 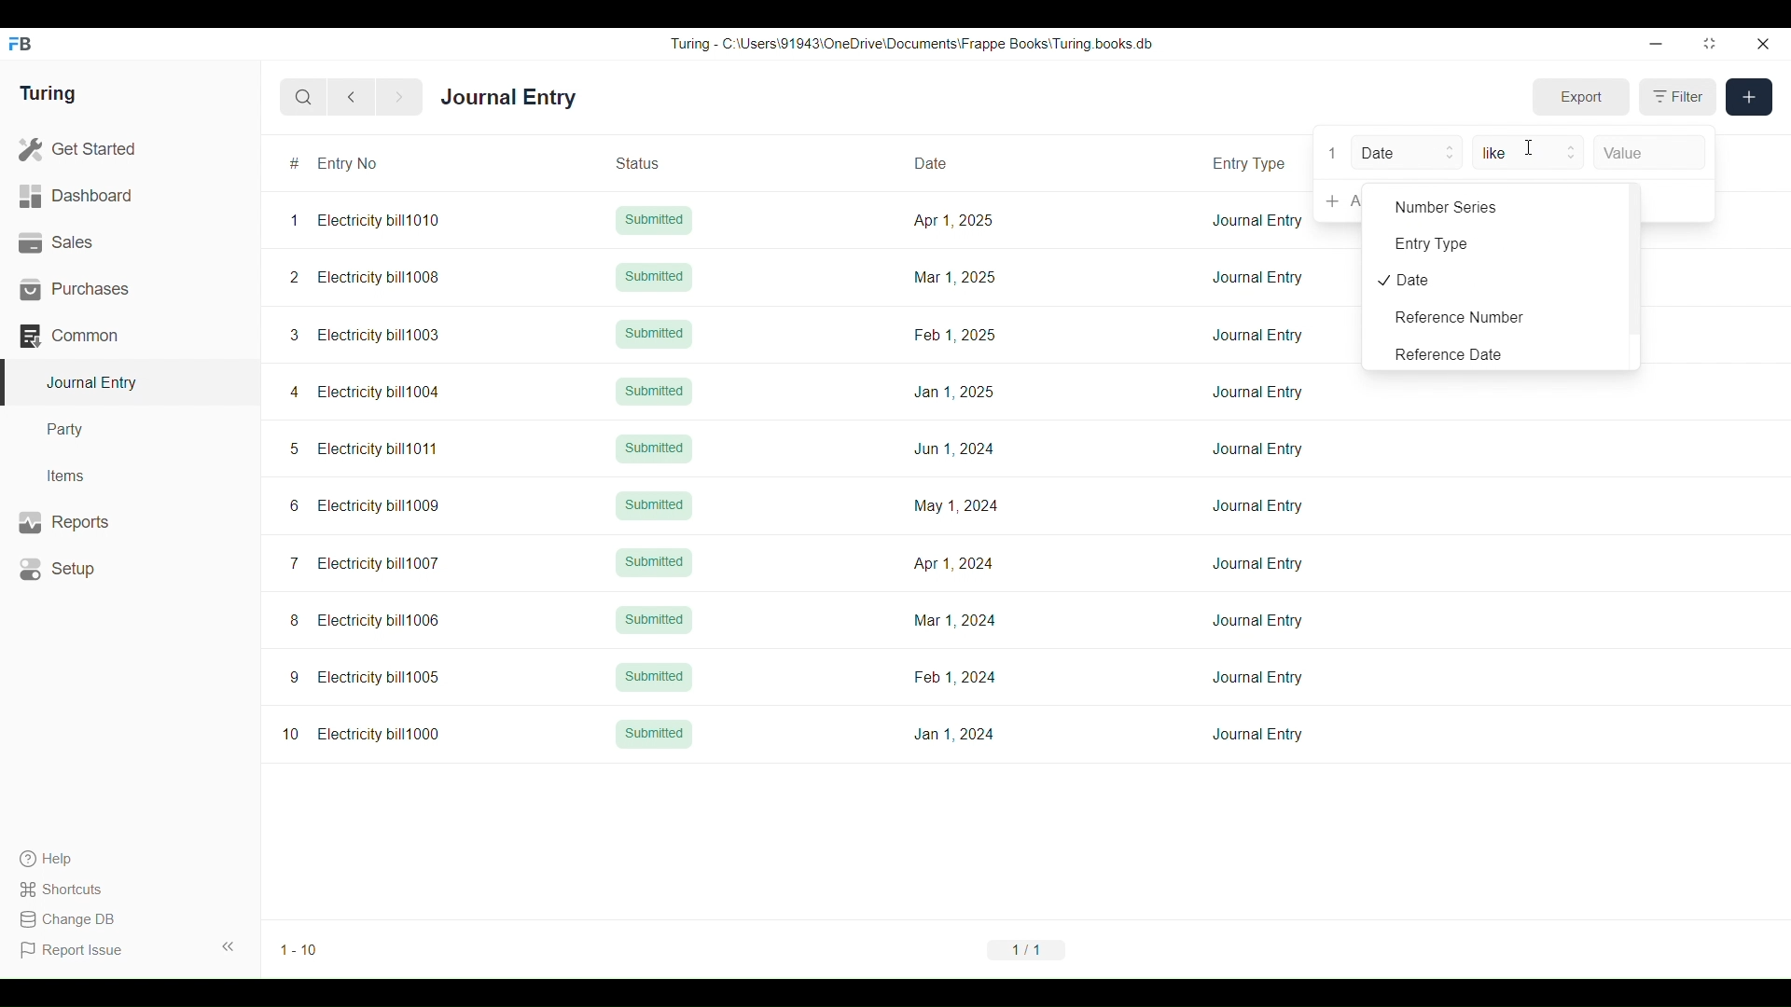 What do you see at coordinates (1259, 335) in the screenshot?
I see `Journal Entry` at bounding box center [1259, 335].